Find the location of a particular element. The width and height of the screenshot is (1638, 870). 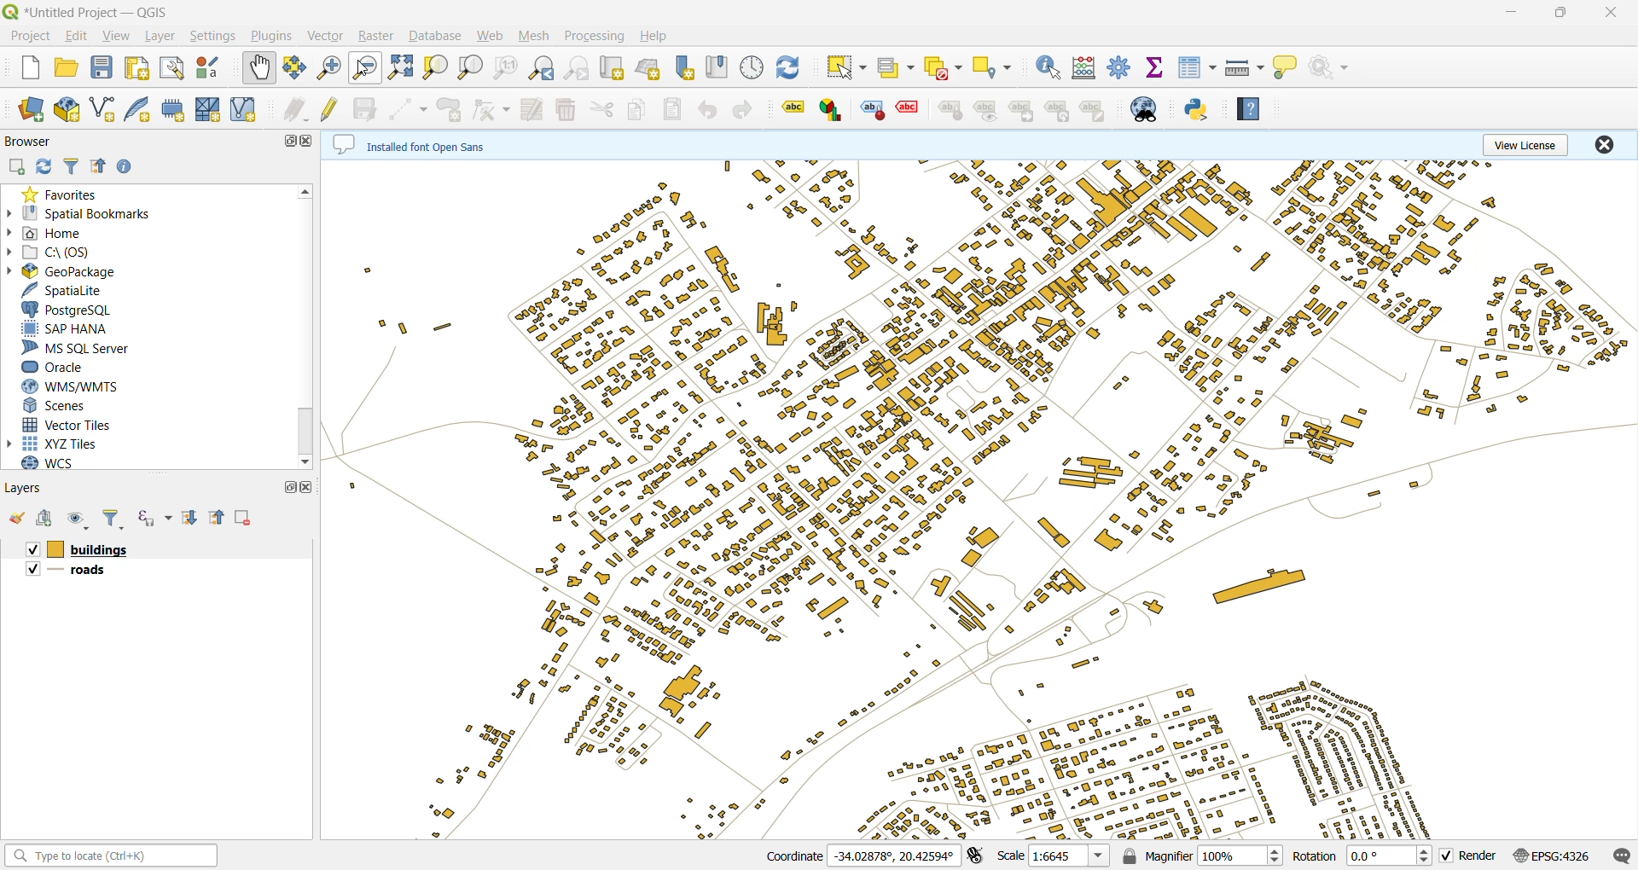

favorites is located at coordinates (67, 194).